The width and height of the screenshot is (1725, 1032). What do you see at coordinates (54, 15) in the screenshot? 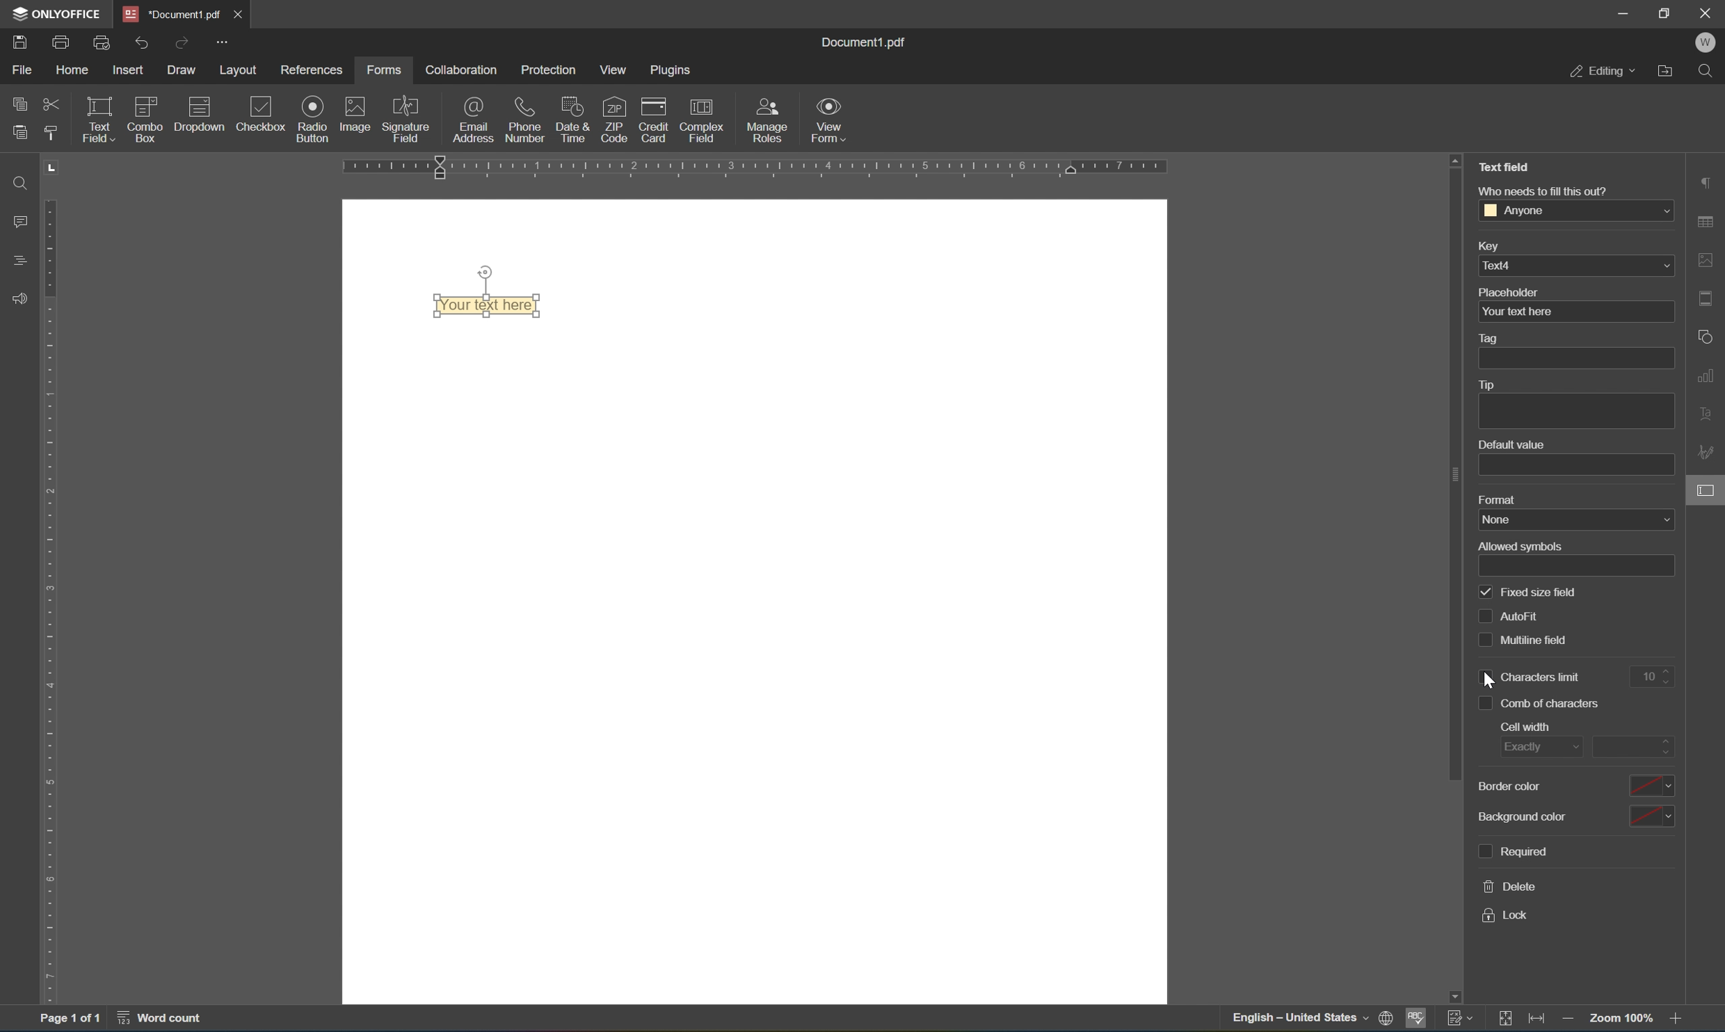
I see `ONLYOFFICE` at bounding box center [54, 15].